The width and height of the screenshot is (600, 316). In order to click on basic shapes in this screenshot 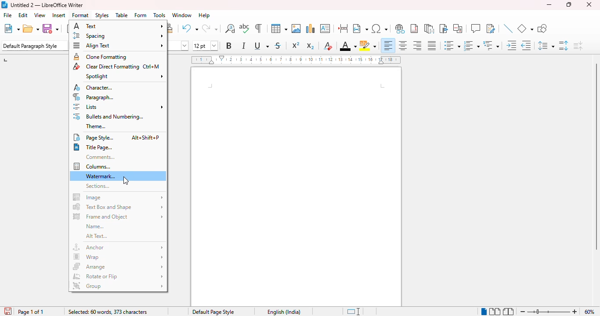, I will do `click(525, 29)`.